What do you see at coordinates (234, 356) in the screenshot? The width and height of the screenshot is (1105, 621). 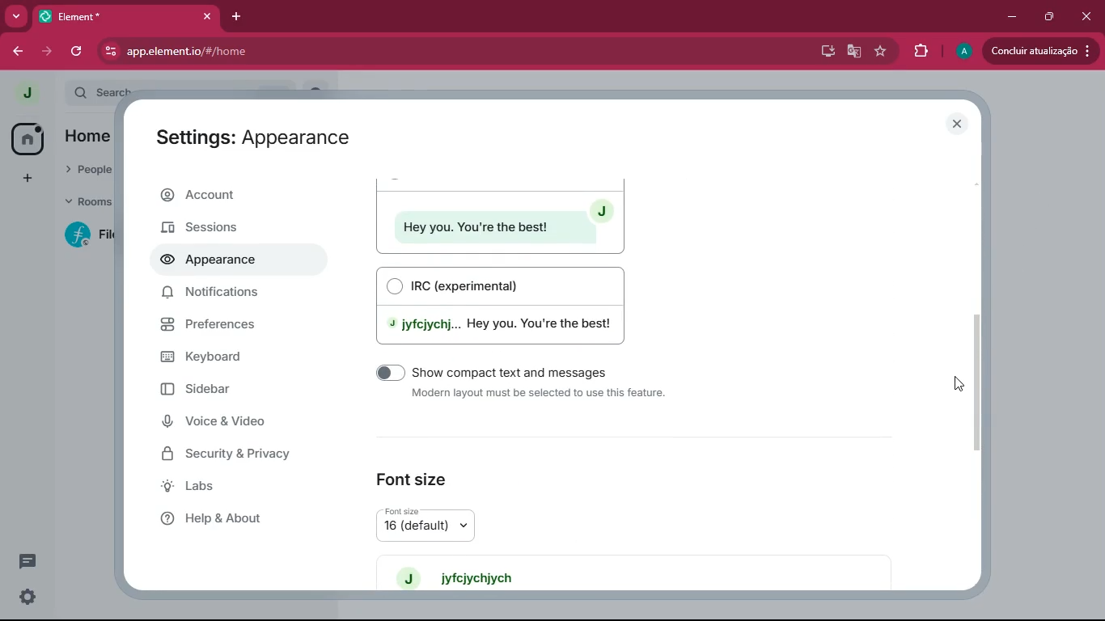 I see `keyboard` at bounding box center [234, 356].